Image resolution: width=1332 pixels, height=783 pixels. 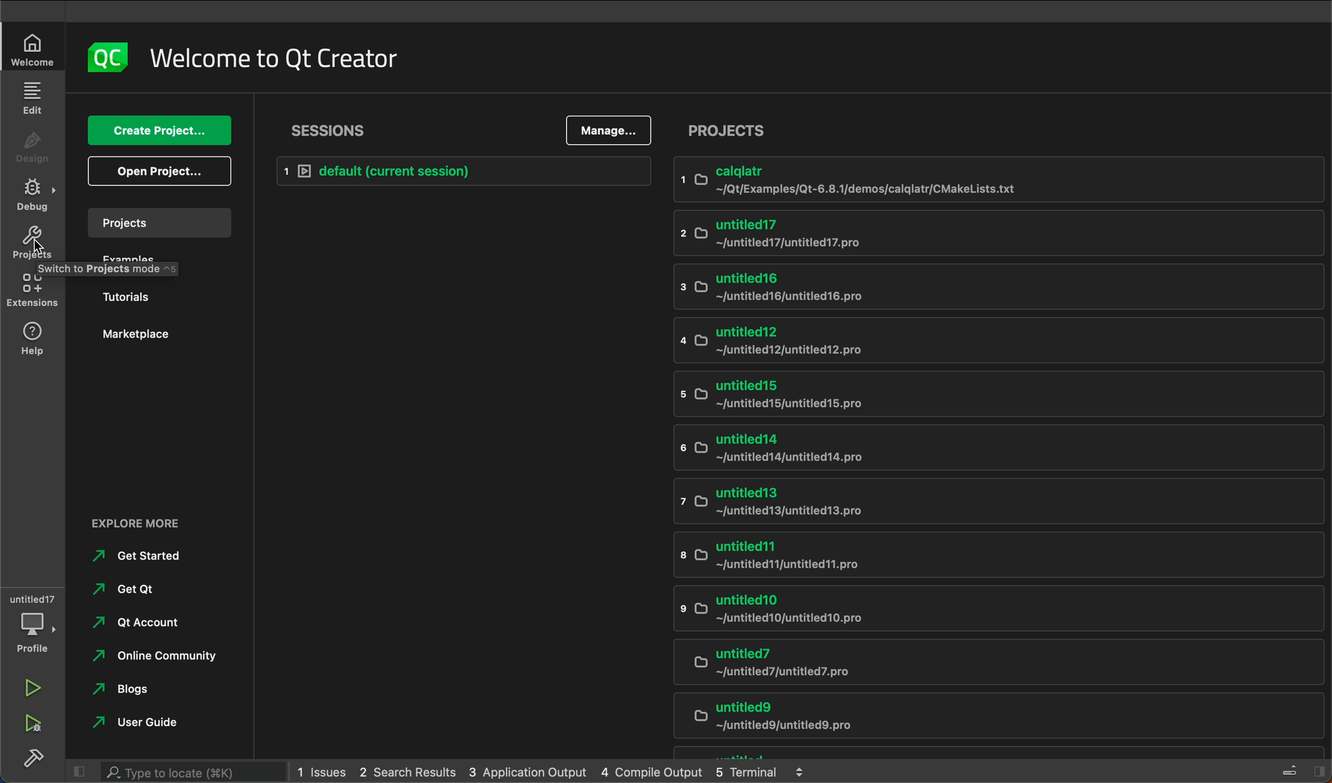 What do you see at coordinates (993, 180) in the screenshot?
I see `calqlatr` at bounding box center [993, 180].